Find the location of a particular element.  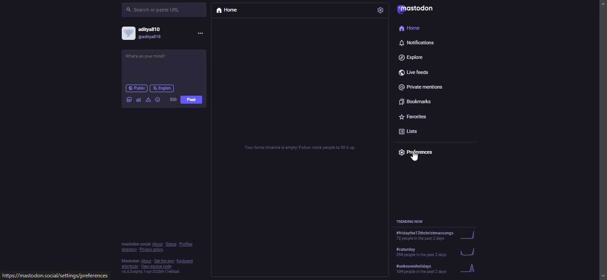

home timeline is located at coordinates (301, 147).